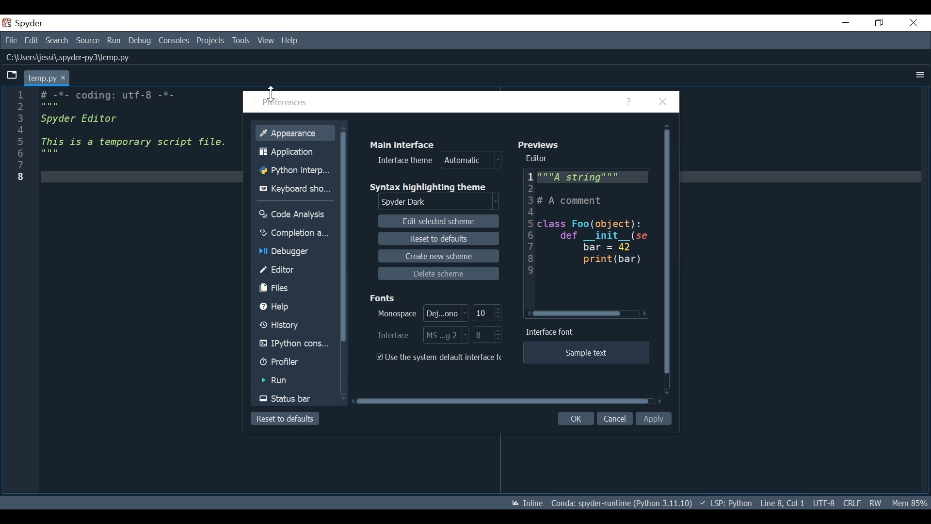  I want to click on C:\USERS\JESSIN.SPyder-pys\temp.py, so click(74, 59).